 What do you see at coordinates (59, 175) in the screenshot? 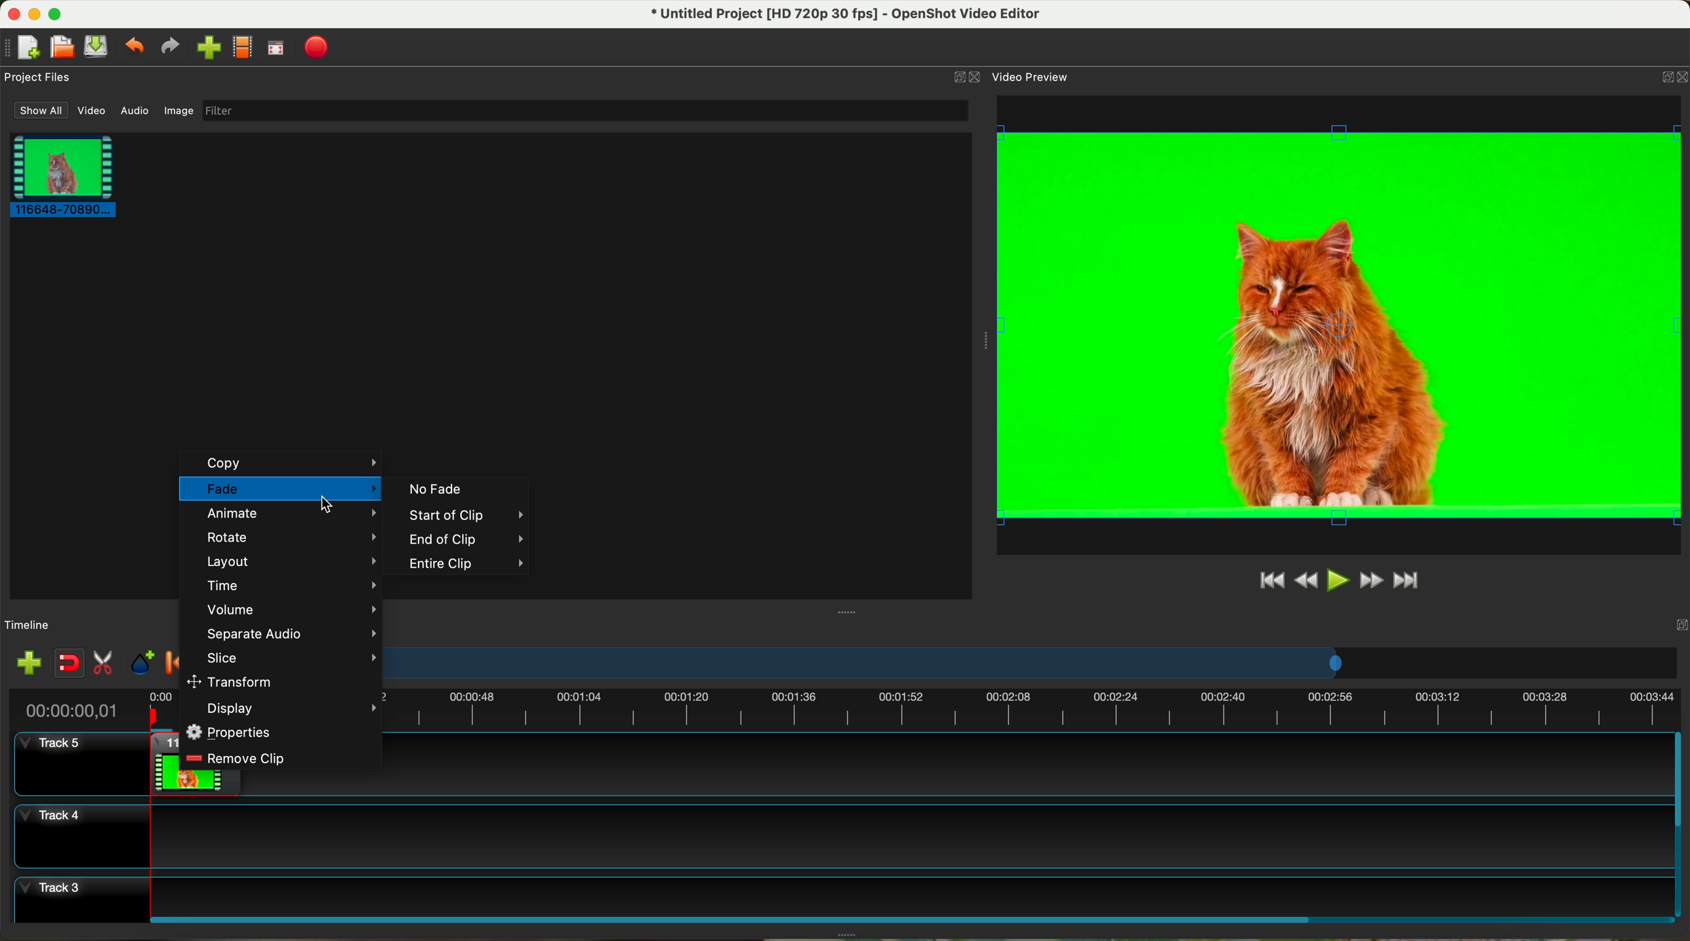
I see `clip` at bounding box center [59, 175].